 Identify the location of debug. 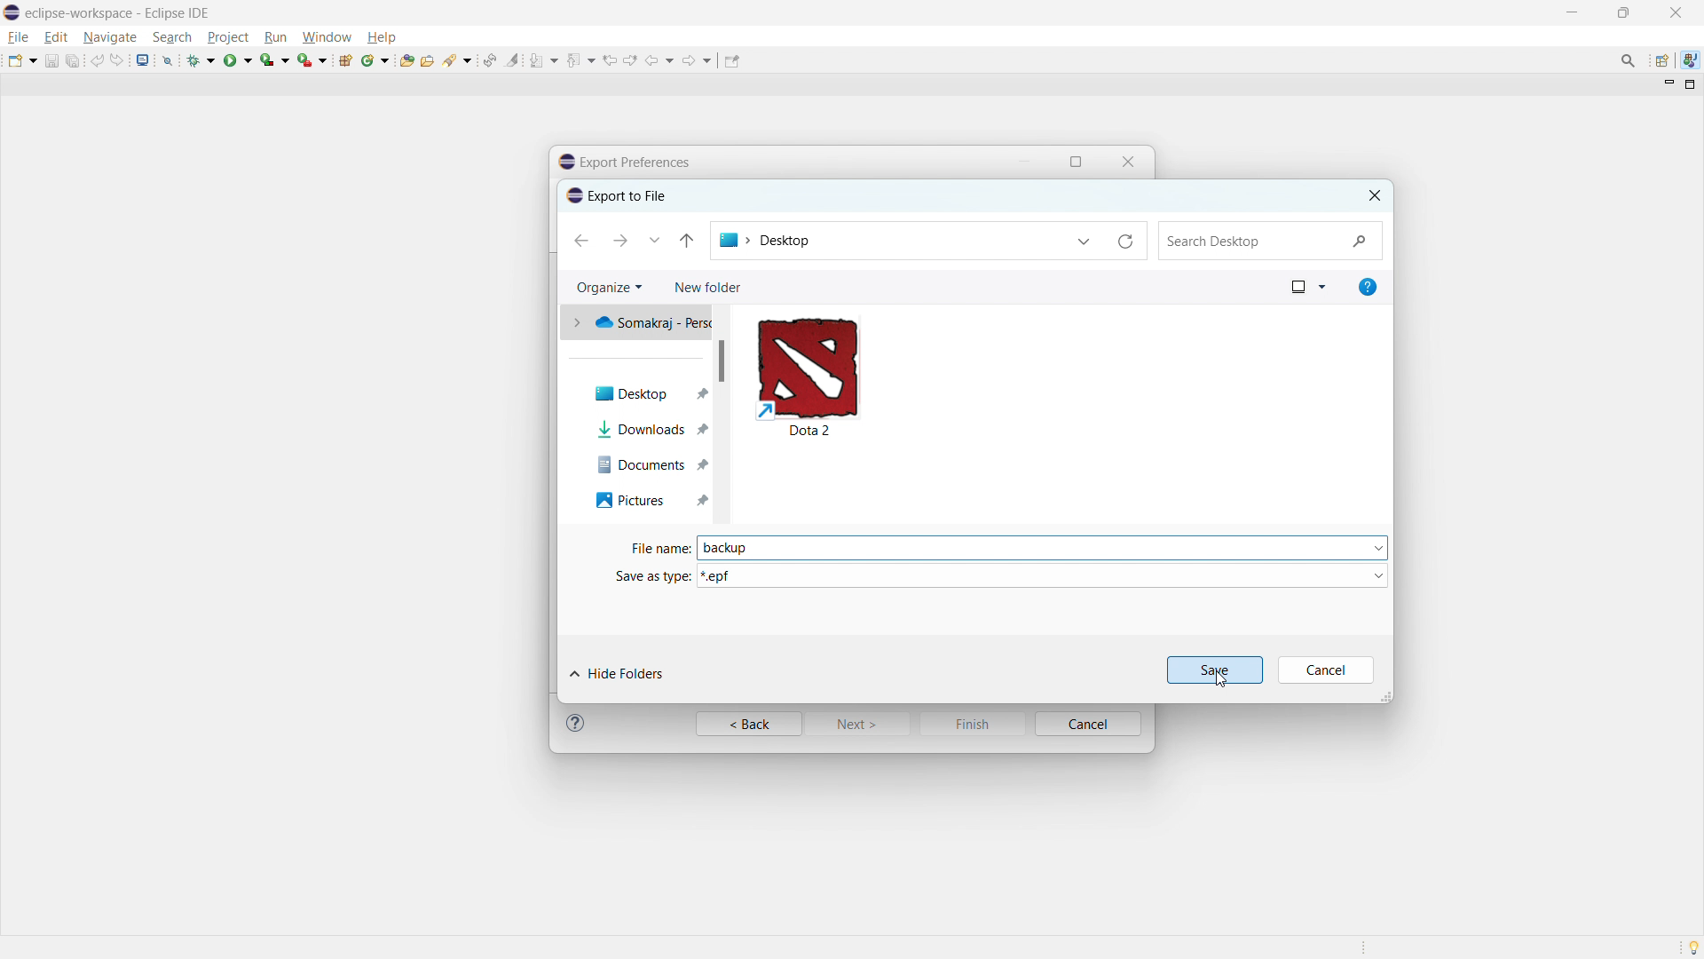
(201, 60).